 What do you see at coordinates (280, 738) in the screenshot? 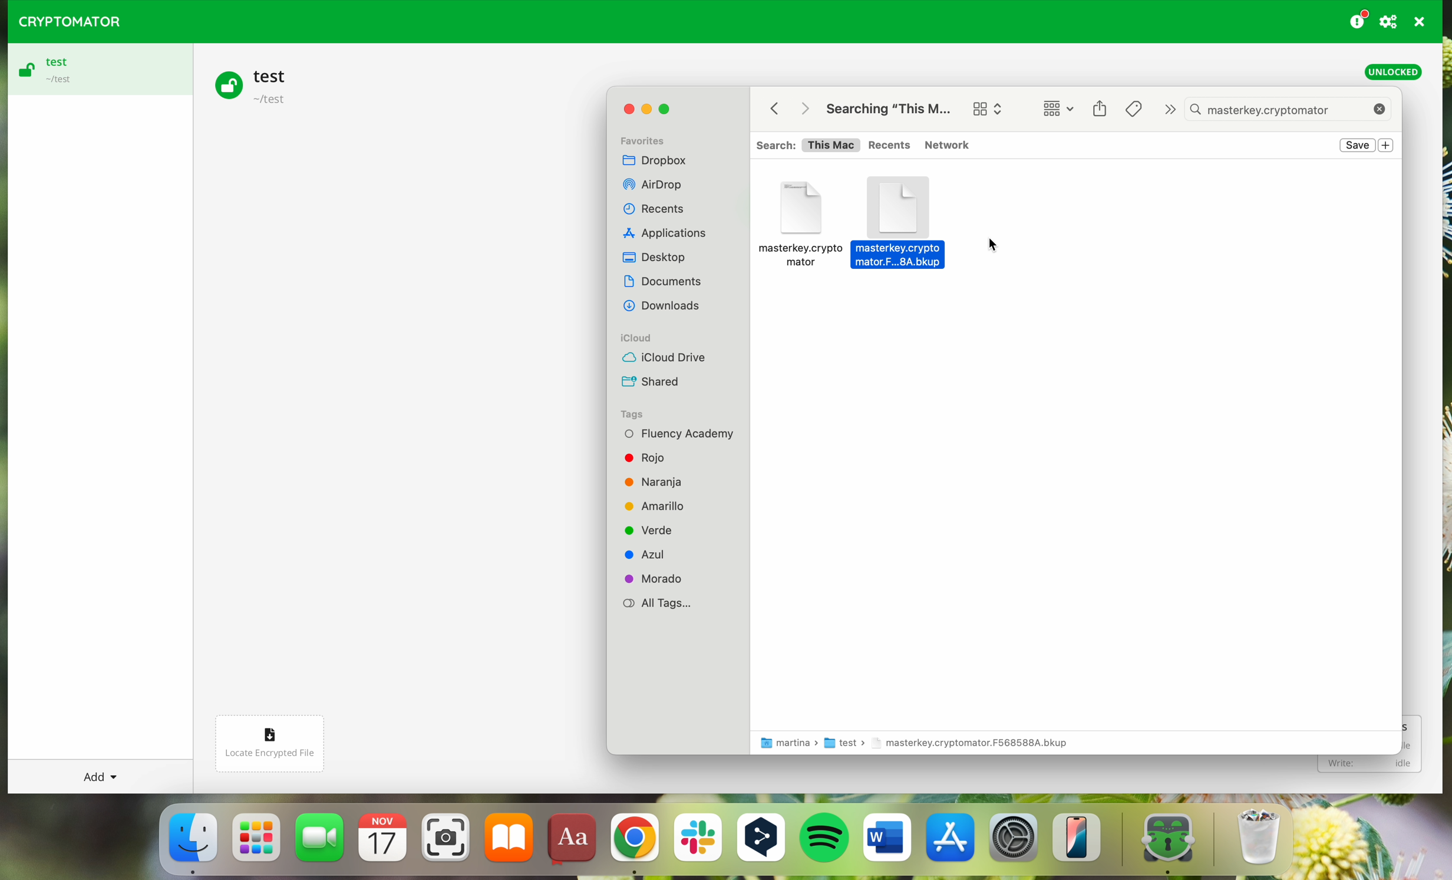
I see `locate encrypted file button` at bounding box center [280, 738].